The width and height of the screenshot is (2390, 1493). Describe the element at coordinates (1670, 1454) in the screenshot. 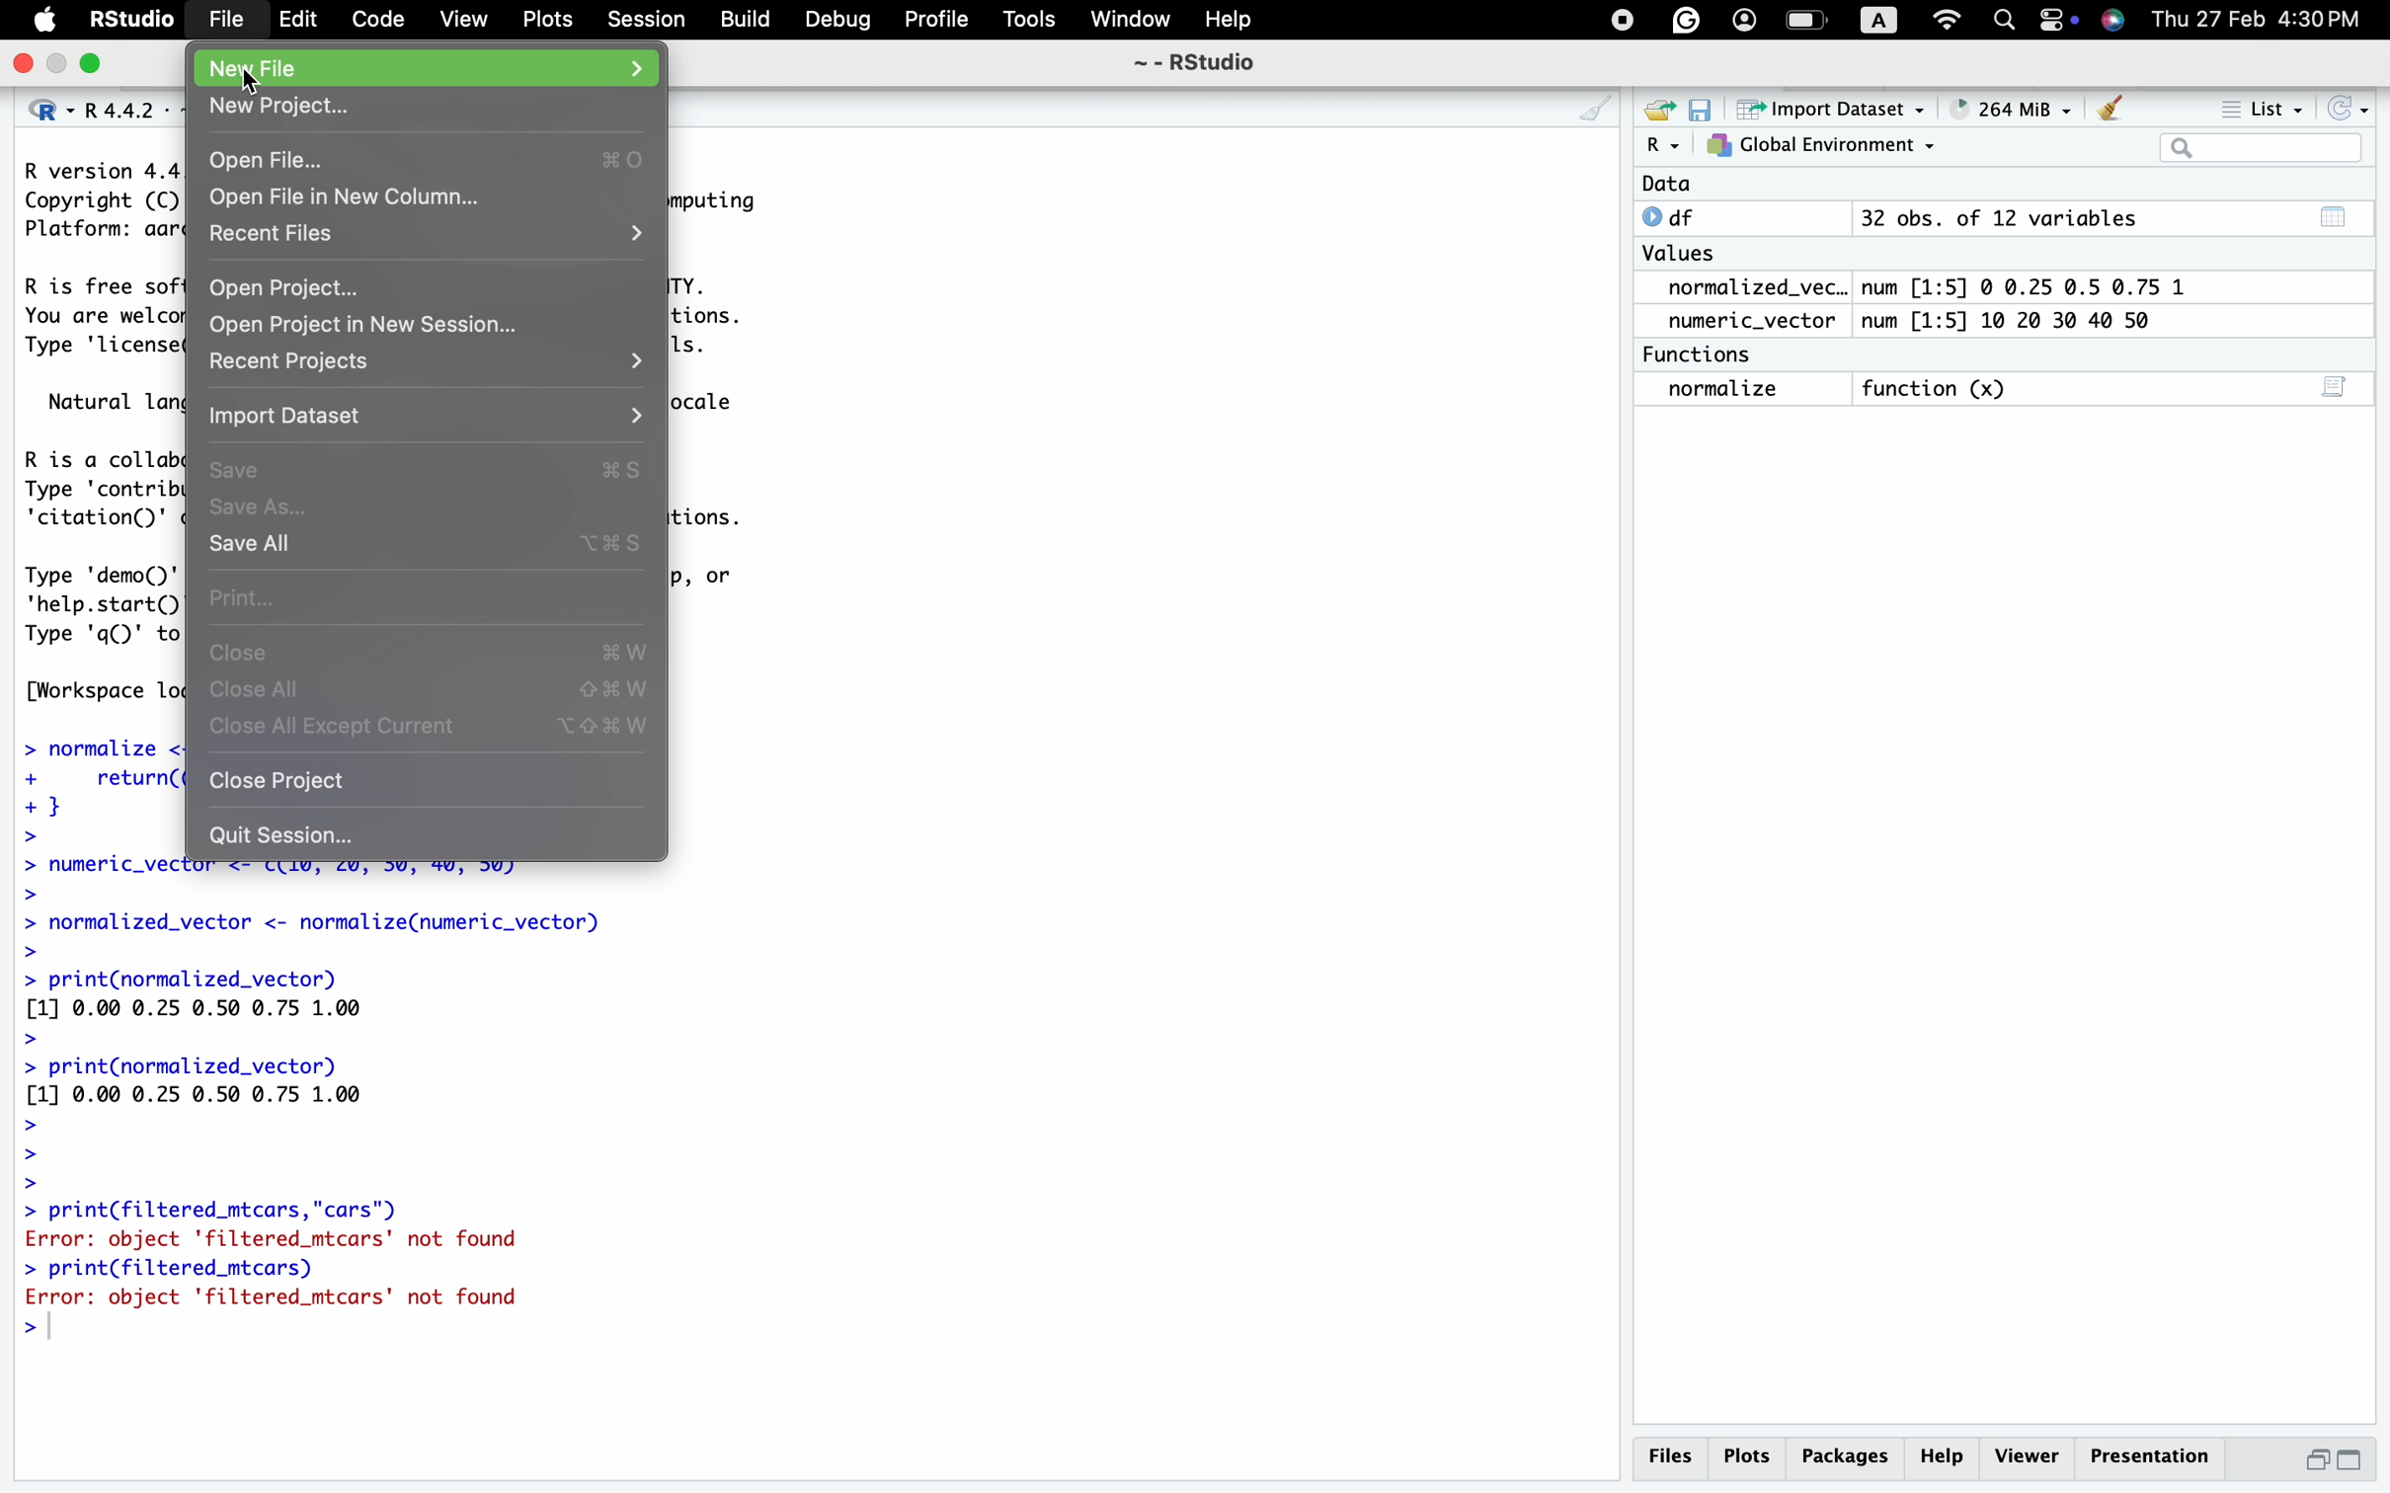

I see `files` at that location.